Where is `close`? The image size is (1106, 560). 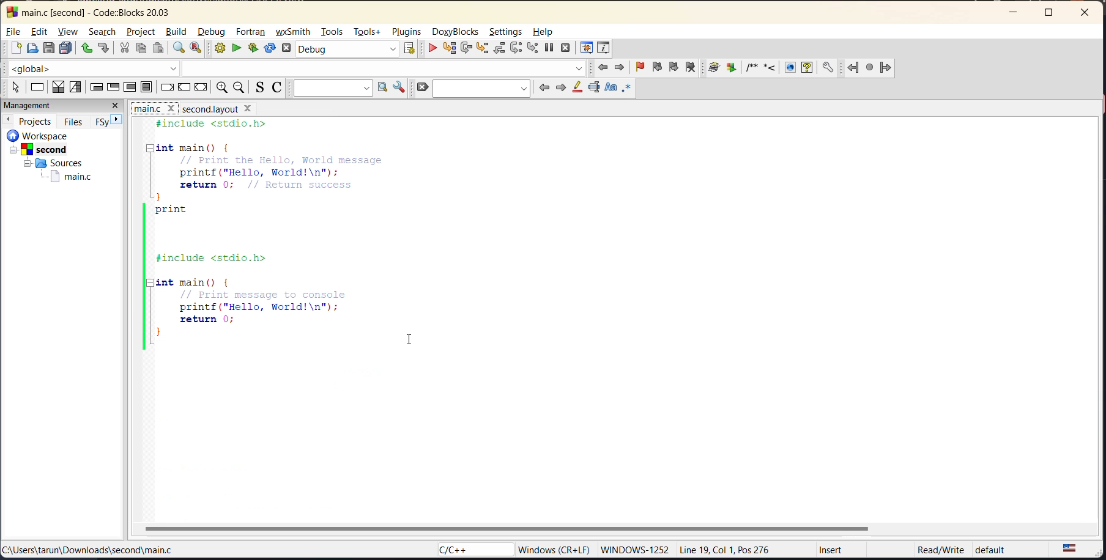
close is located at coordinates (1086, 12).